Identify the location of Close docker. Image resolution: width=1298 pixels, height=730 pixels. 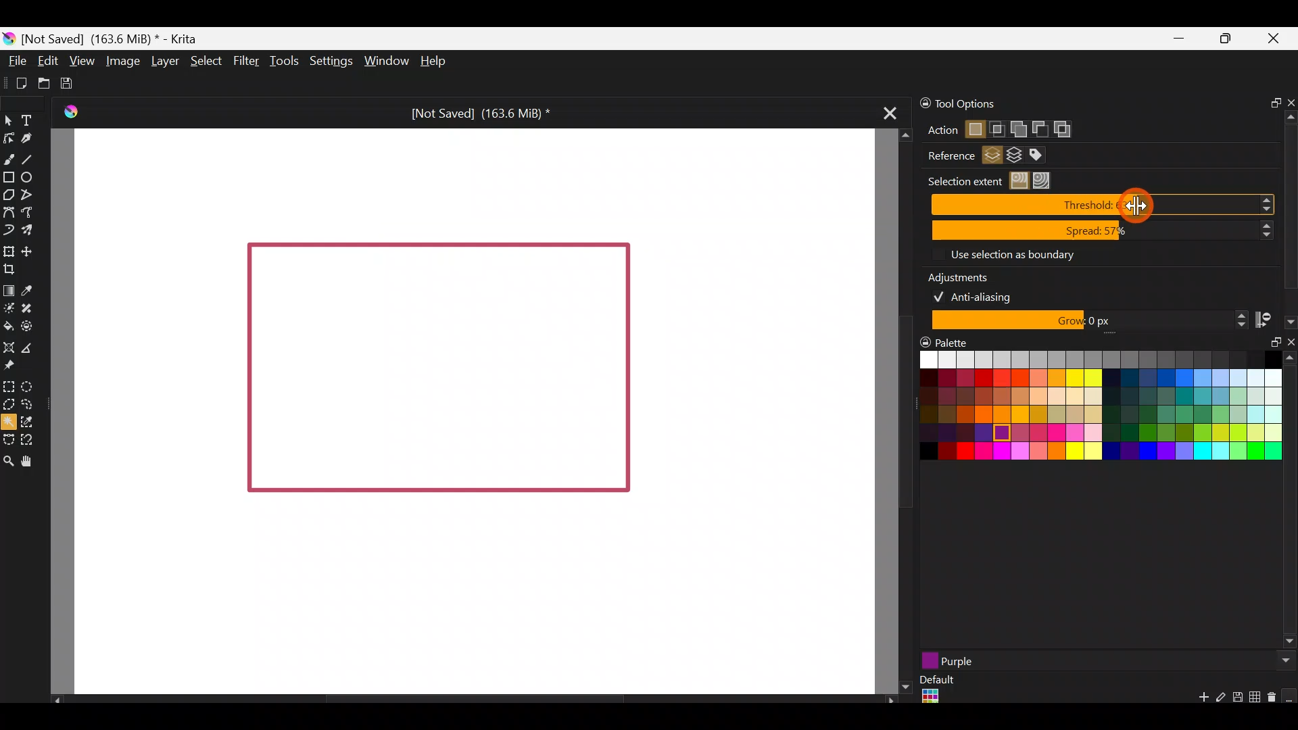
(1289, 99).